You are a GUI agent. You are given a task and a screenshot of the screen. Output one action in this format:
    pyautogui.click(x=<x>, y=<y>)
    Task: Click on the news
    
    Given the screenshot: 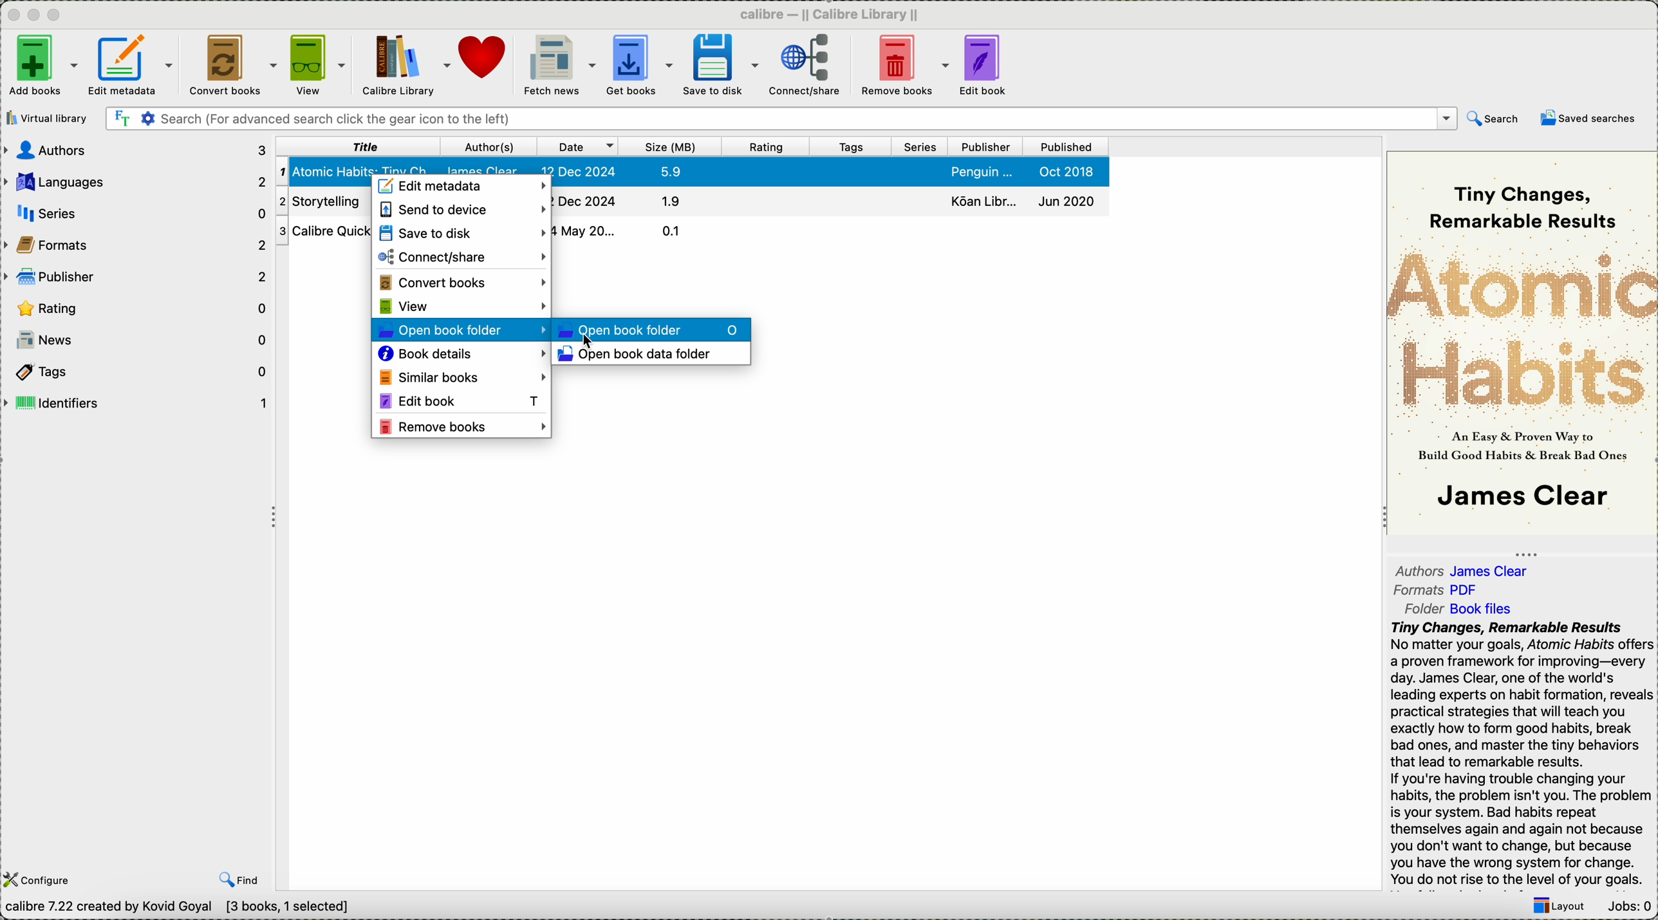 What is the action you would take?
    pyautogui.click(x=137, y=340)
    